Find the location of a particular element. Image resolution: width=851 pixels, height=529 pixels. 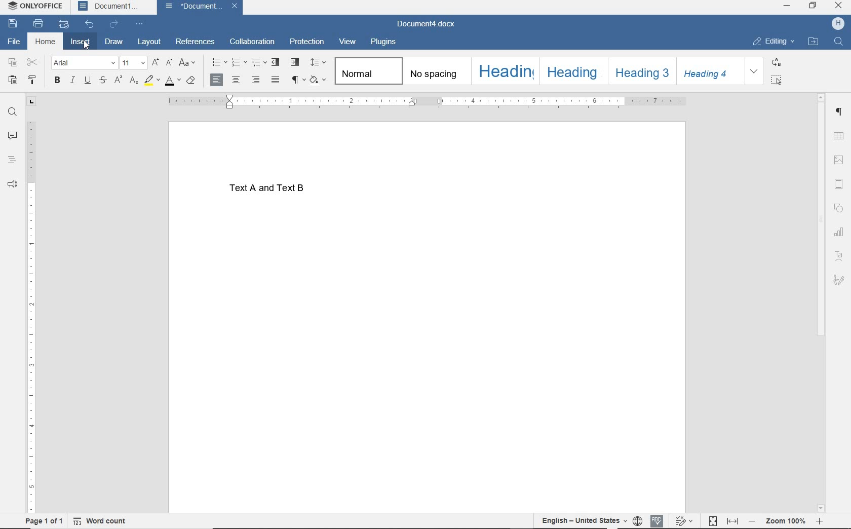

SHADING is located at coordinates (319, 81).